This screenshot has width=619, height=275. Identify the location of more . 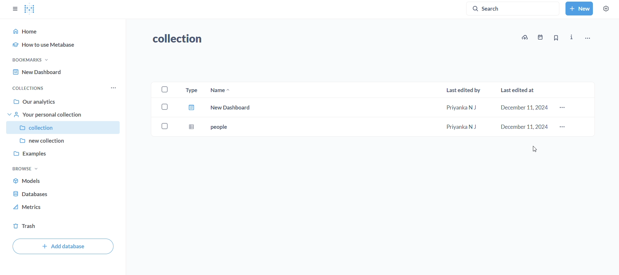
(564, 128).